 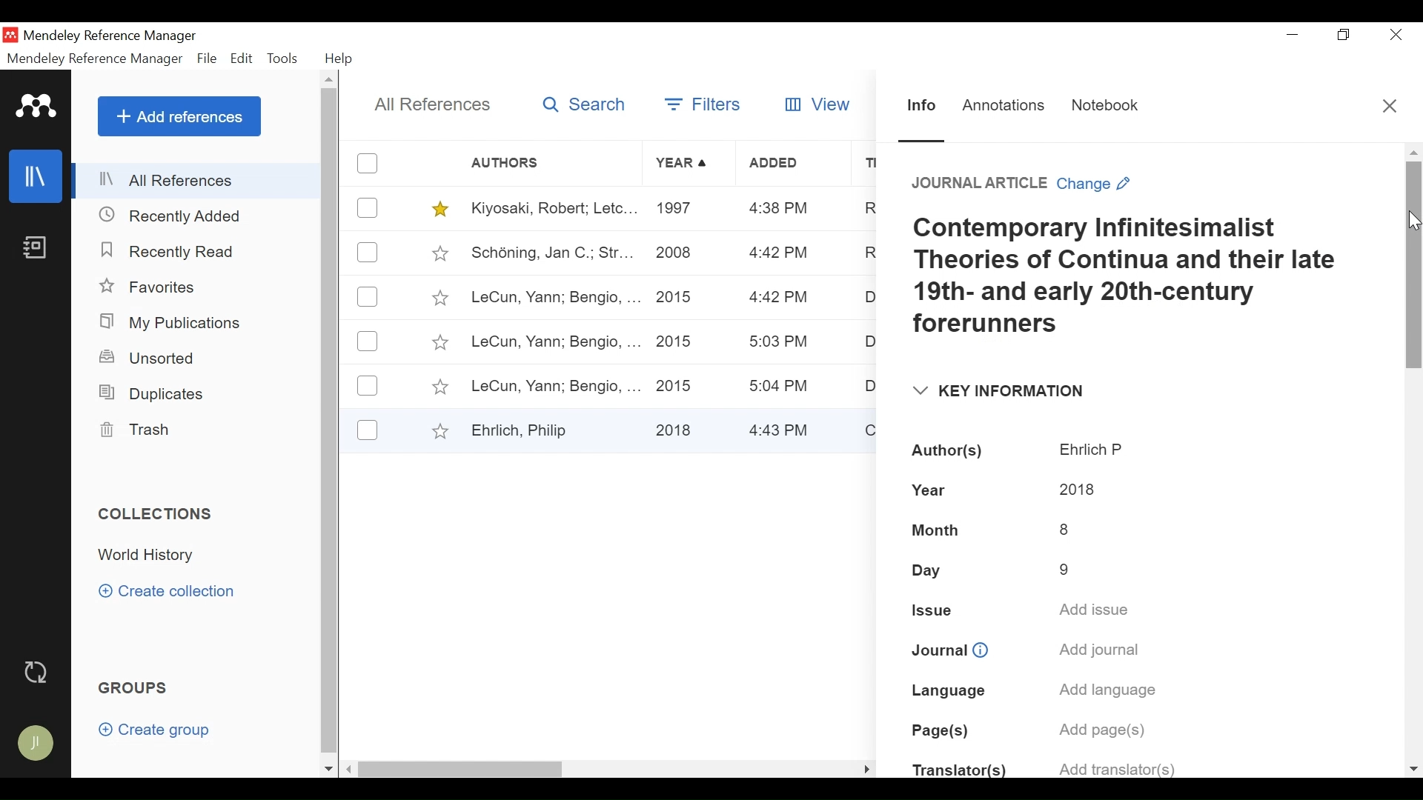 I want to click on Added, so click(x=794, y=164).